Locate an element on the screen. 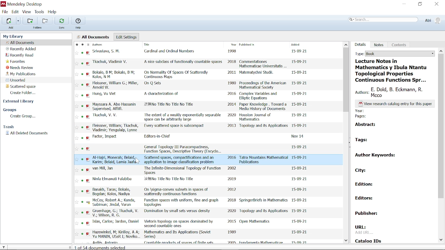  title is located at coordinates (158, 137).